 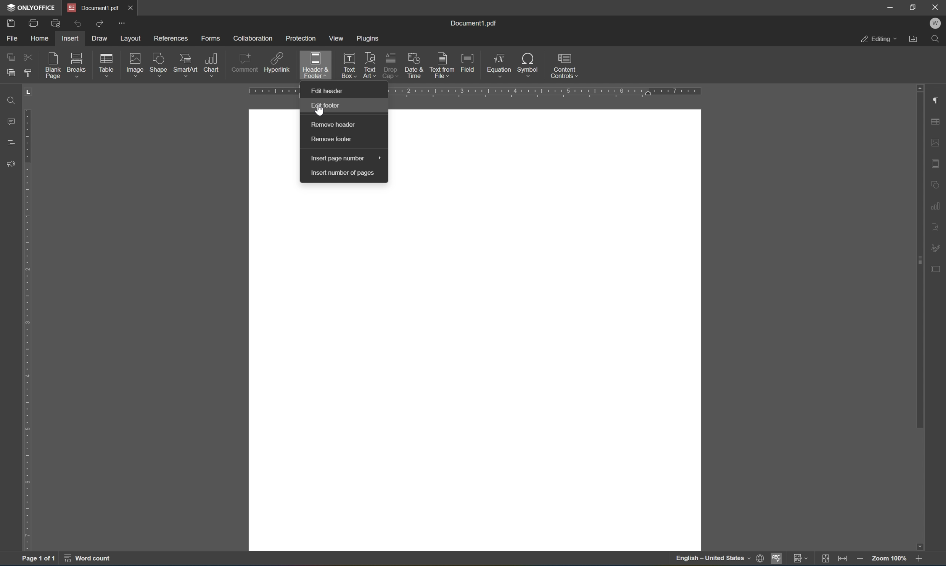 I want to click on symbol, so click(x=528, y=64).